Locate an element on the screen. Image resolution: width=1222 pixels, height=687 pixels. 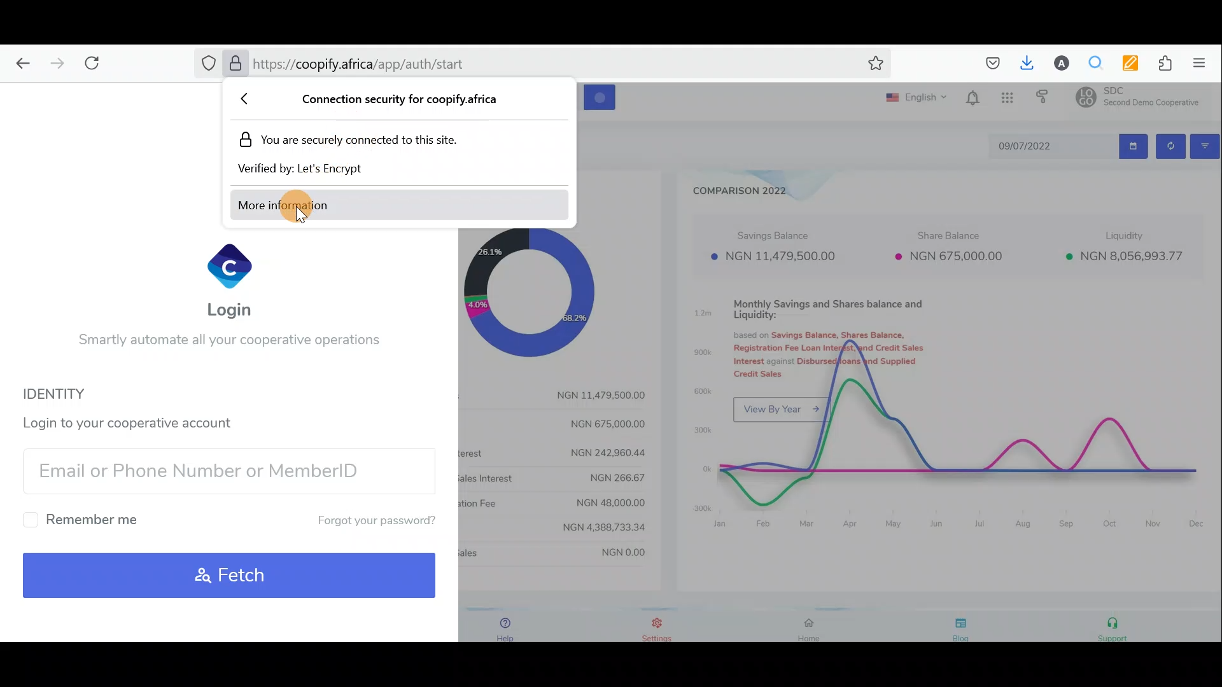
Save to pocket is located at coordinates (988, 64).